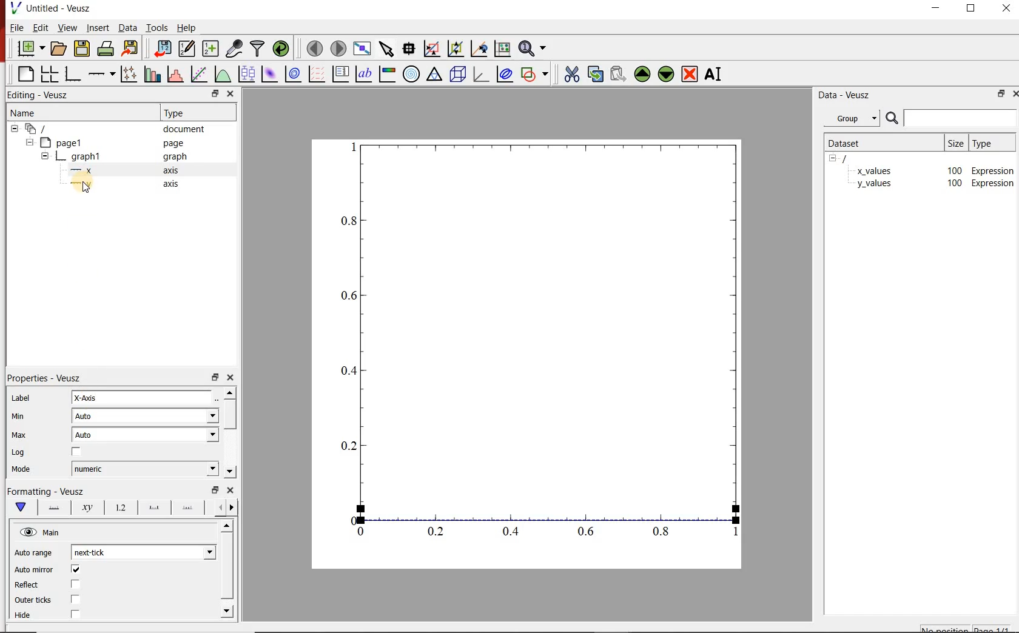 This screenshot has height=633, width=1019. Describe the element at coordinates (77, 451) in the screenshot. I see `checkbox` at that location.